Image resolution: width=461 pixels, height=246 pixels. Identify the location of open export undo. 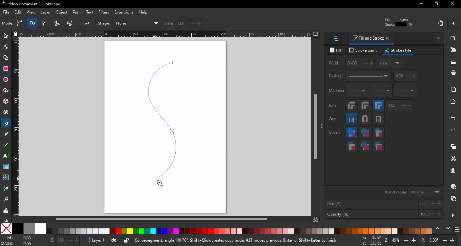
(453, 103).